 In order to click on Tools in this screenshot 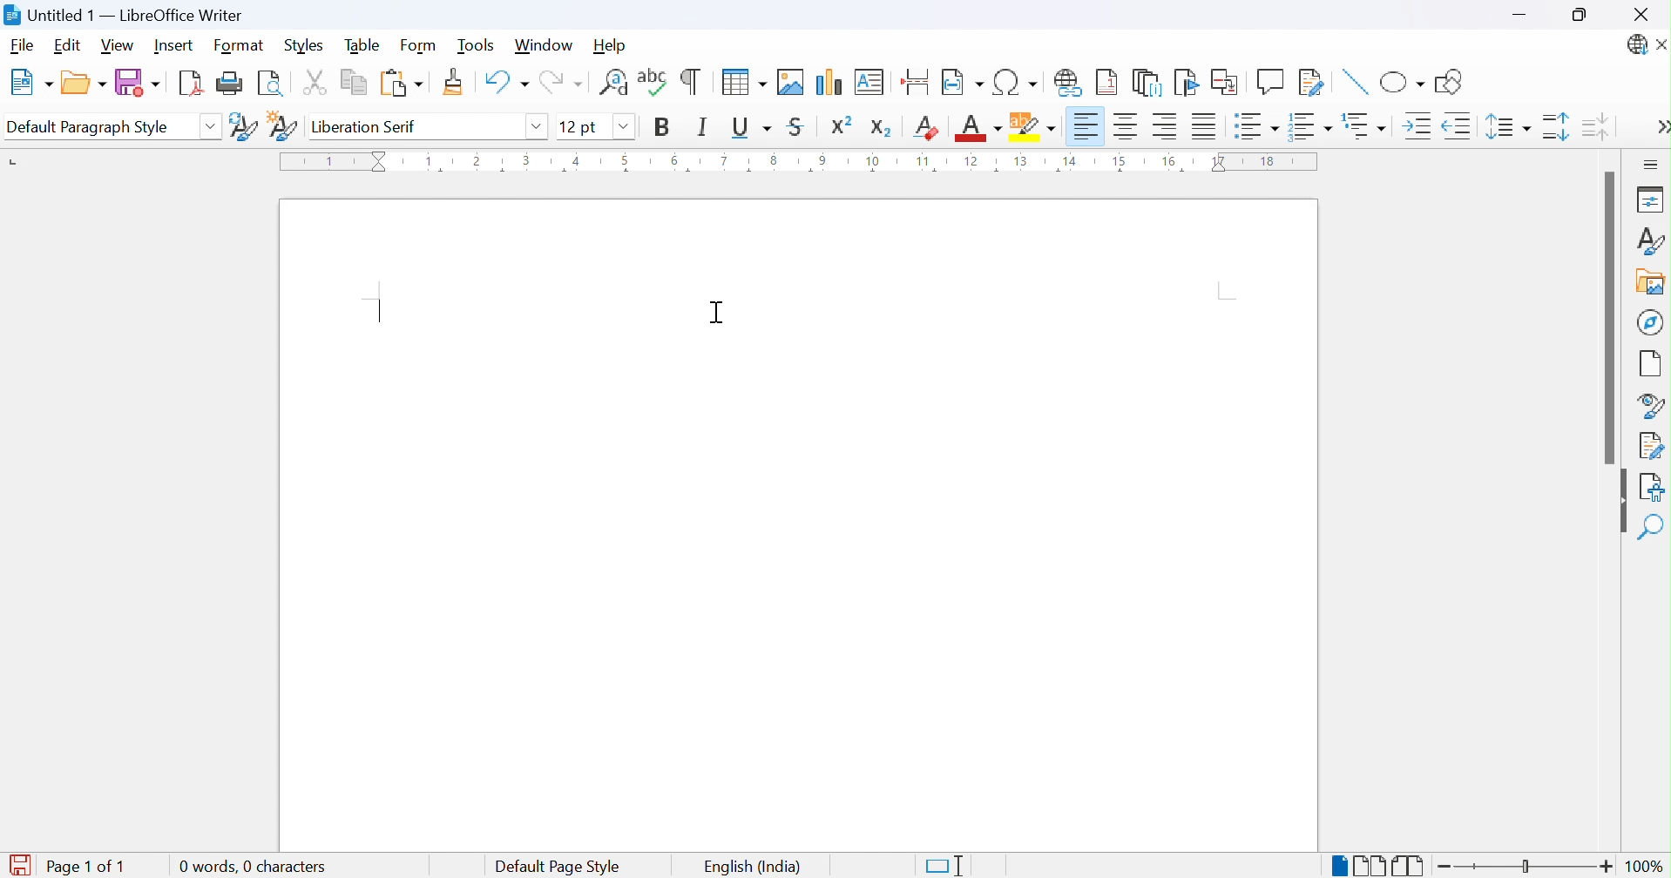, I will do `click(474, 45)`.